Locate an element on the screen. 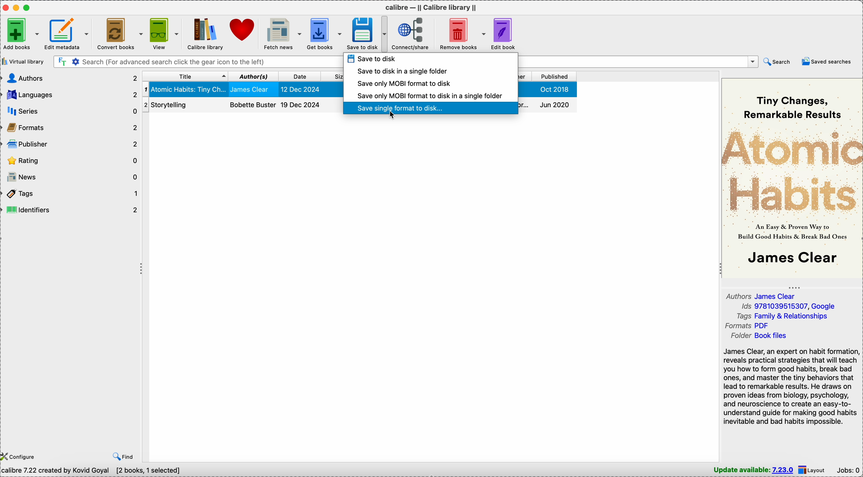  find is located at coordinates (125, 457).